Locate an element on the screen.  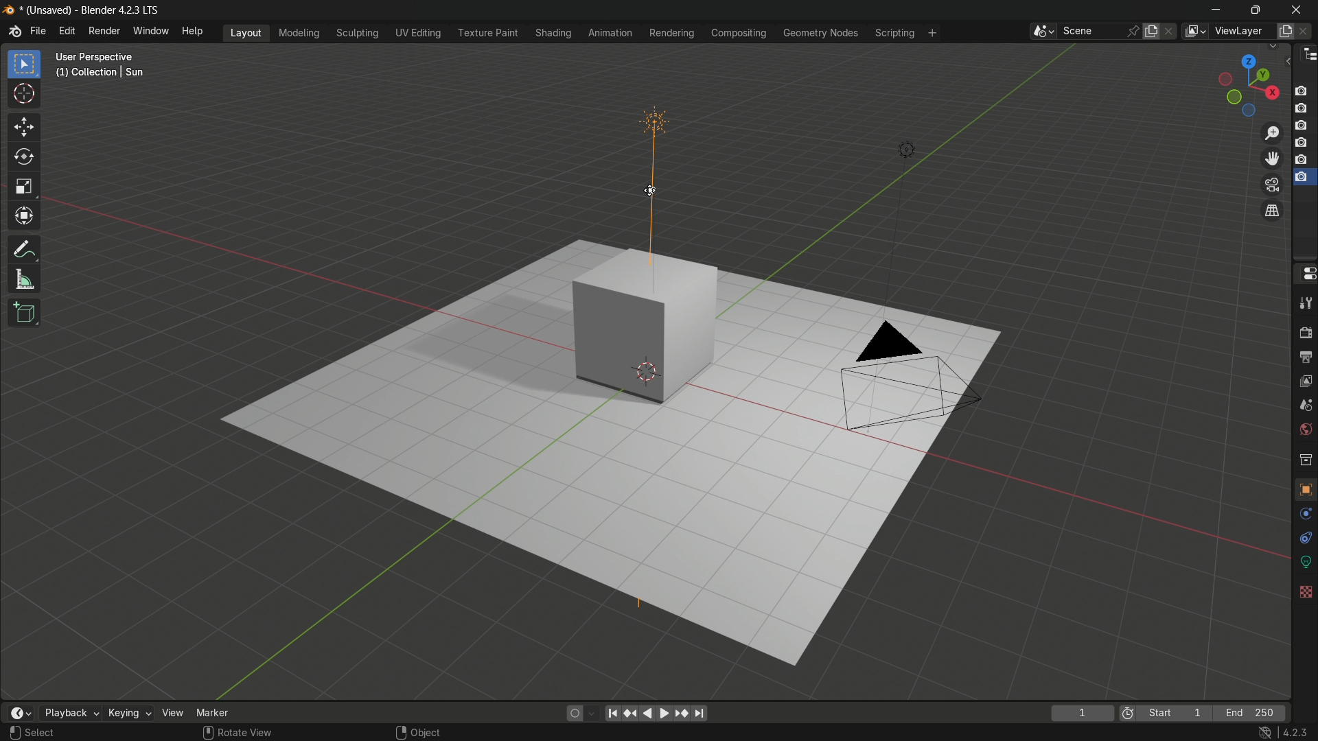
auto keyframing is located at coordinates (592, 714).